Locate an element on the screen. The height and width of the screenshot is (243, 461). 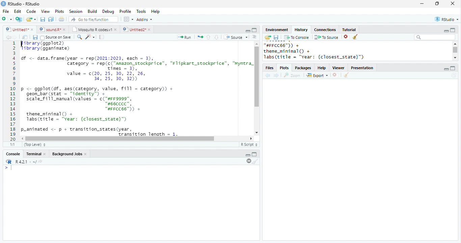
sound.R is located at coordinates (50, 30).